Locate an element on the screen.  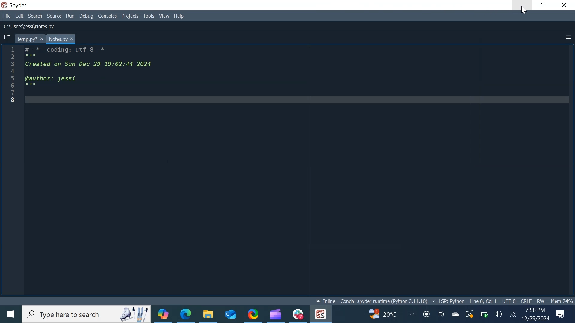
7:58 PM is located at coordinates (535, 310).